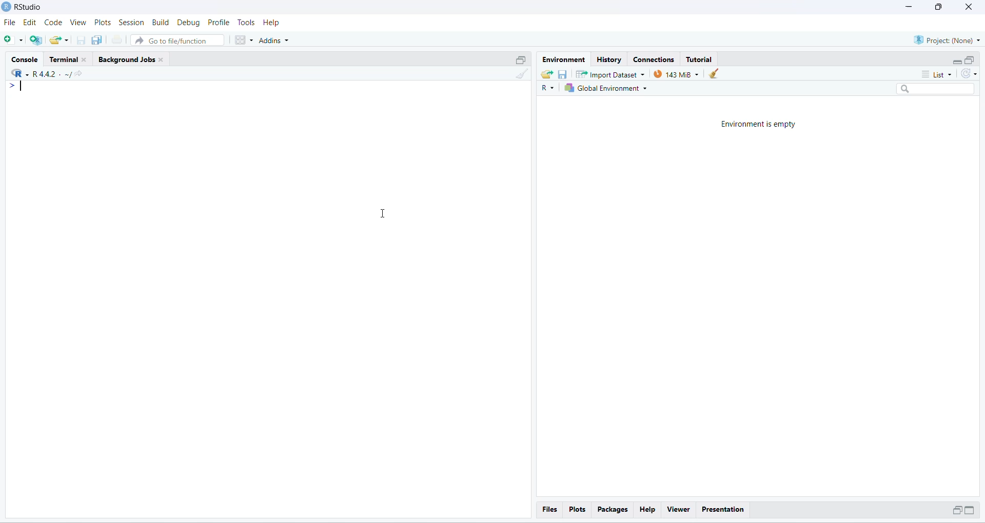  I want to click on console, so click(27, 60).